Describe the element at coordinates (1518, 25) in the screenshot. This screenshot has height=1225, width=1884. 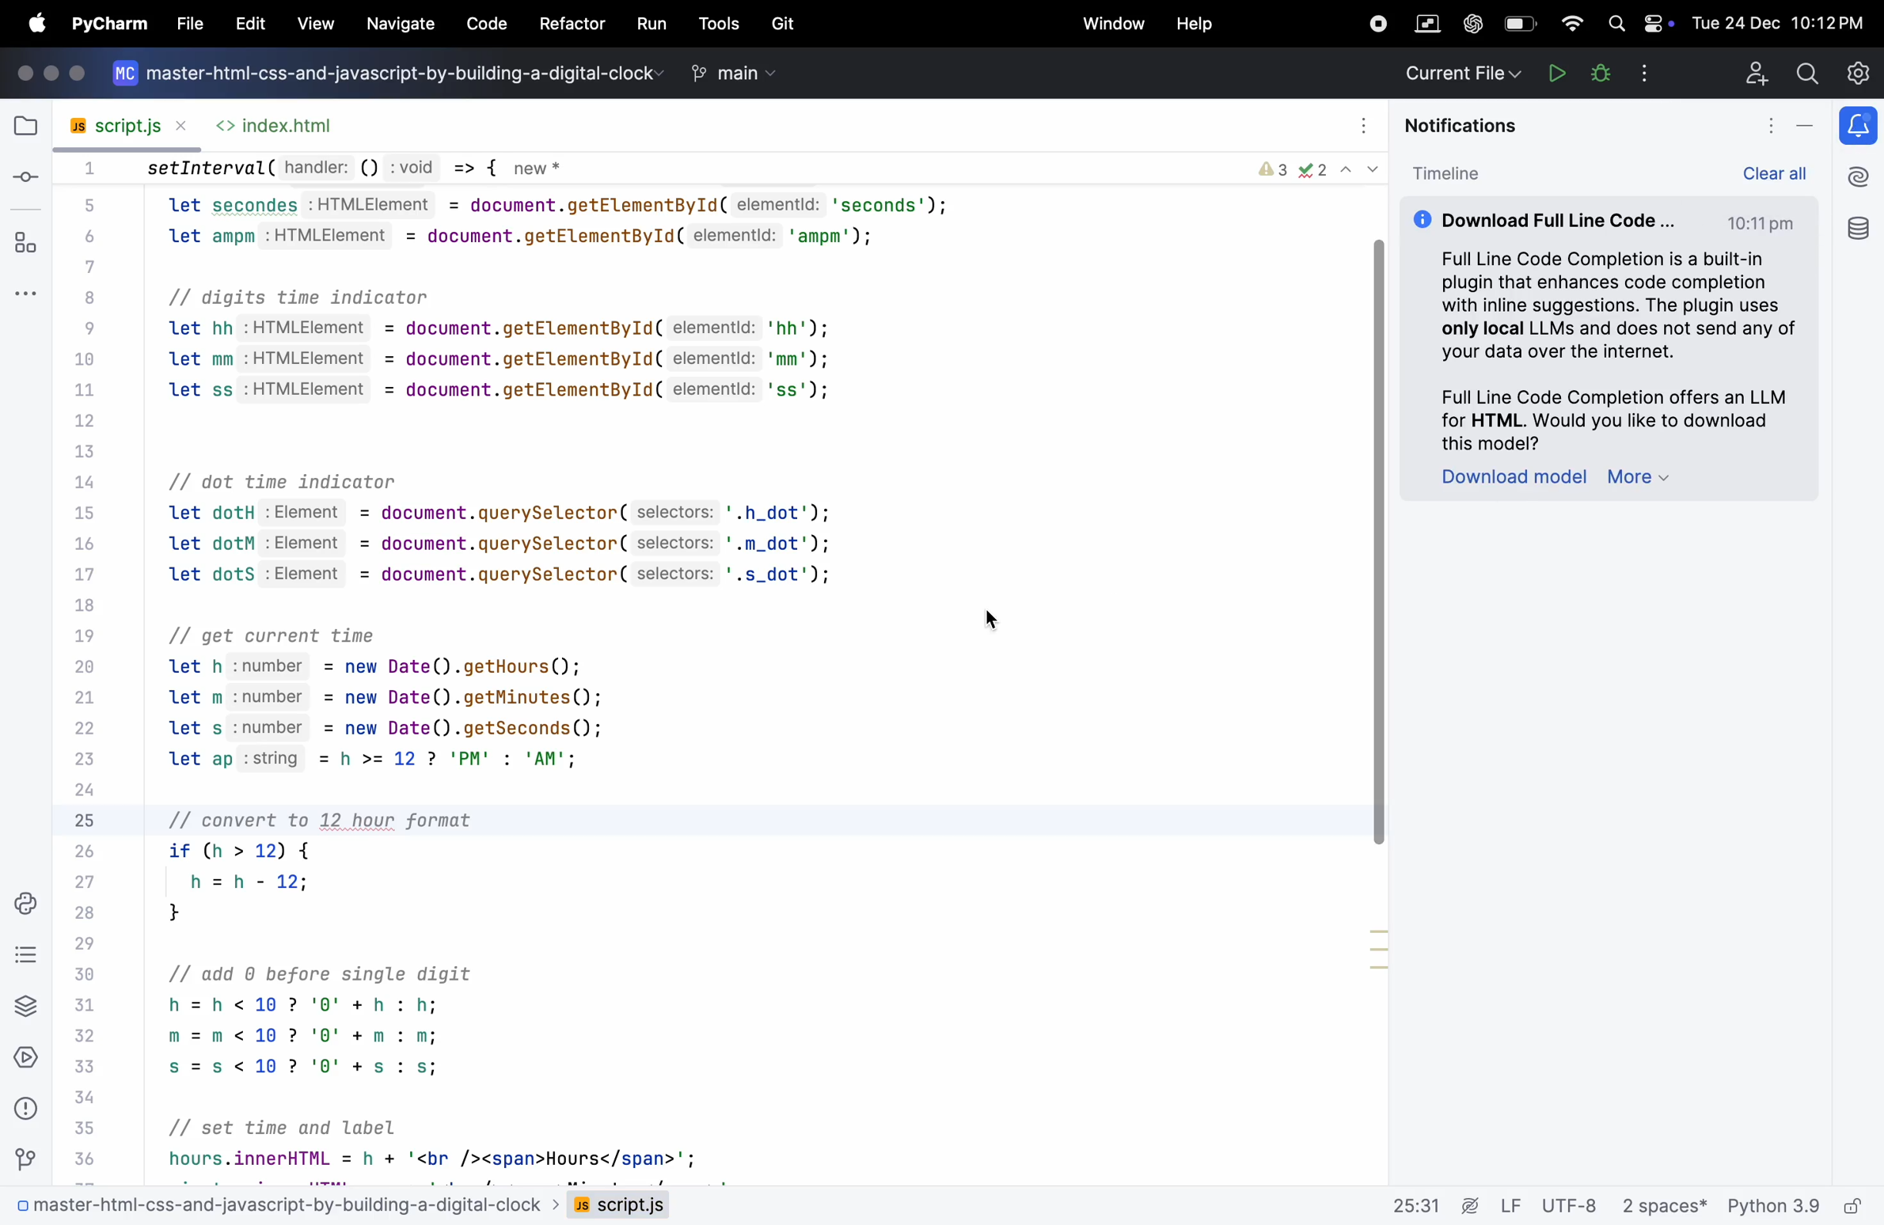
I see `battery` at that location.